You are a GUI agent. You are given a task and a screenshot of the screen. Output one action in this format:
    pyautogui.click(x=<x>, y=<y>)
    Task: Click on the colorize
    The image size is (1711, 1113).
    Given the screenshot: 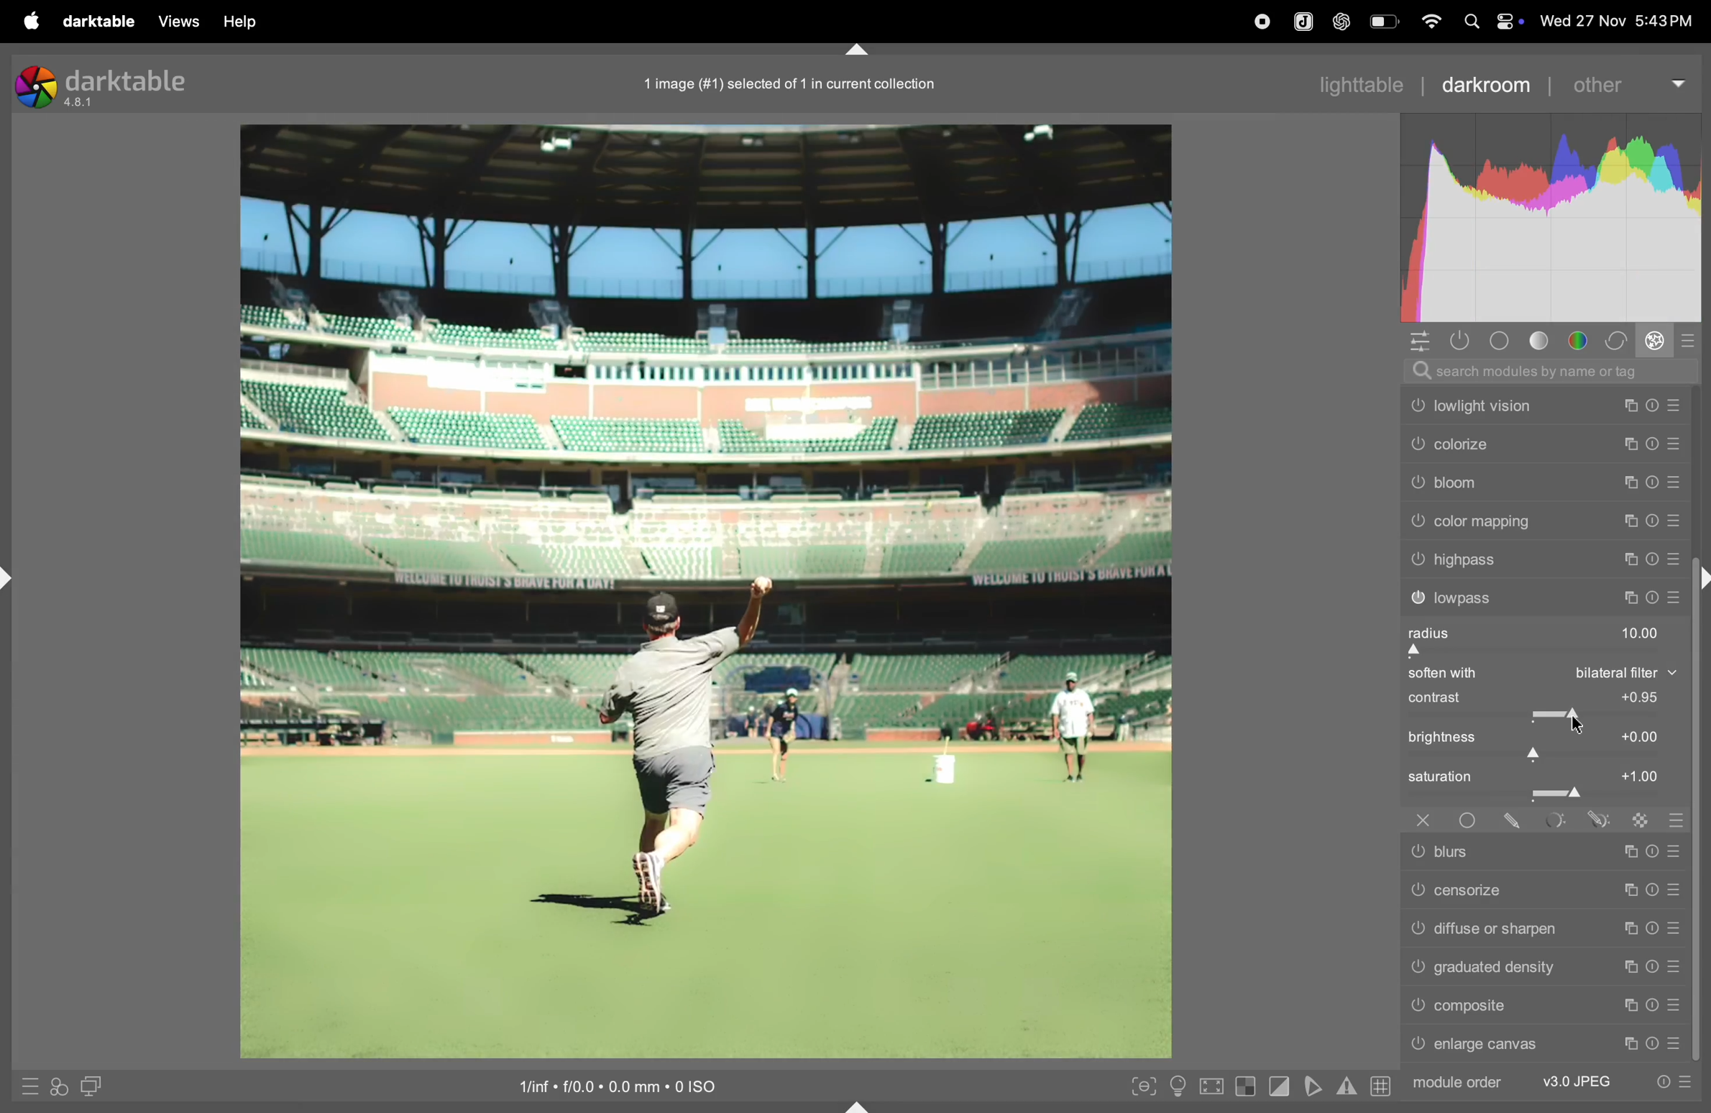 What is the action you would take?
    pyautogui.click(x=1542, y=446)
    